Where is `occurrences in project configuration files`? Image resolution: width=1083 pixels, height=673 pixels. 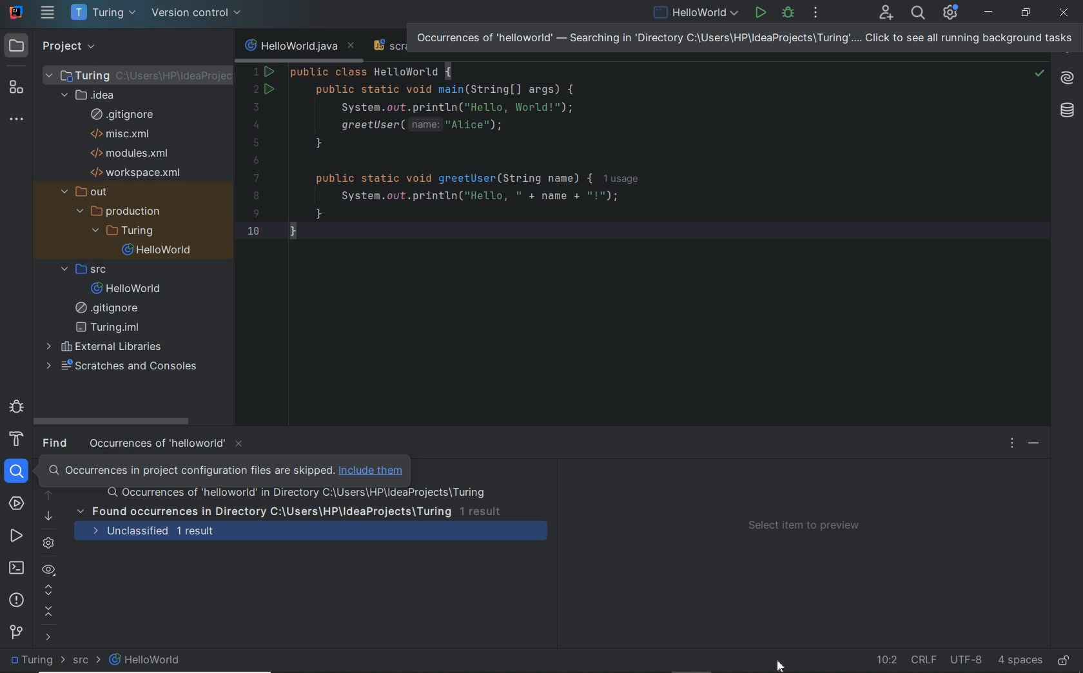 occurrences in project configuration files is located at coordinates (222, 470).